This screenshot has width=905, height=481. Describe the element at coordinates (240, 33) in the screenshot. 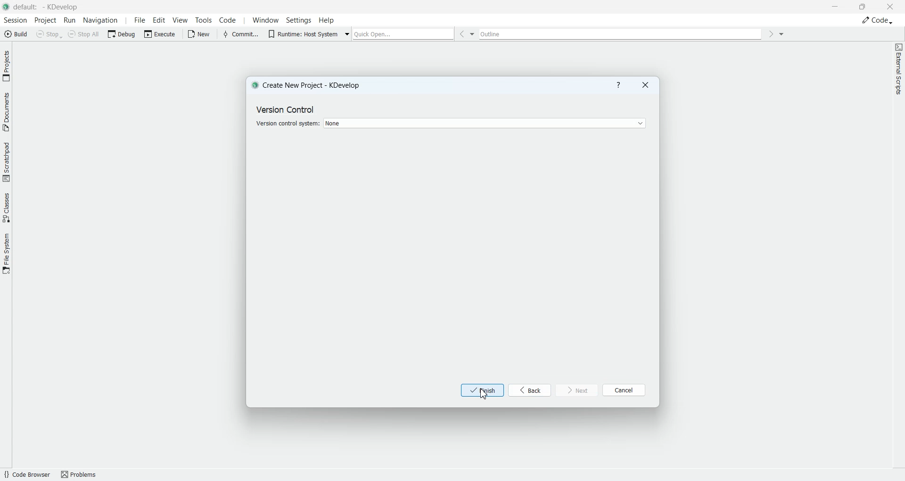

I see `Commit` at that location.